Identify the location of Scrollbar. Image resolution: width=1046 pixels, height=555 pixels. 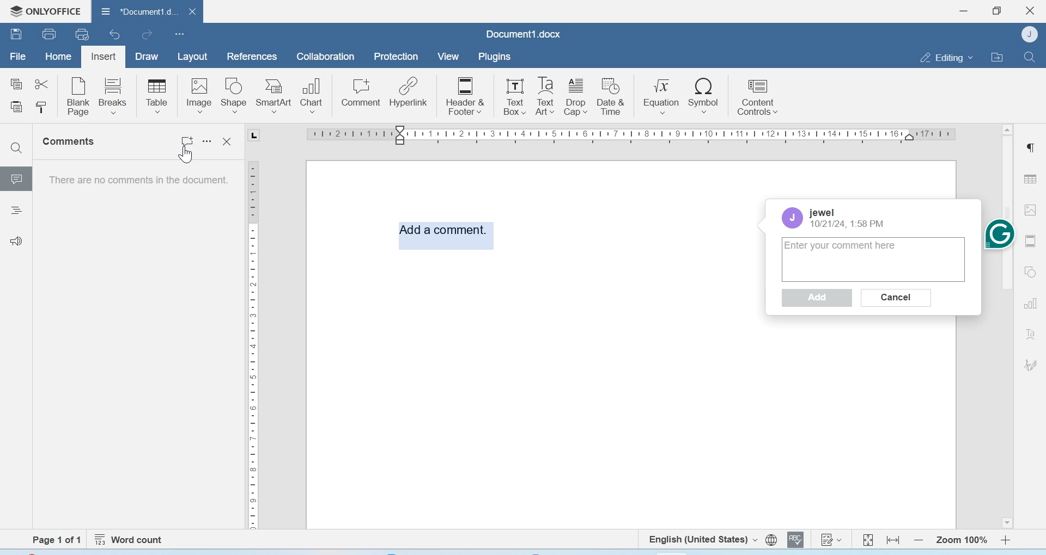
(1007, 392).